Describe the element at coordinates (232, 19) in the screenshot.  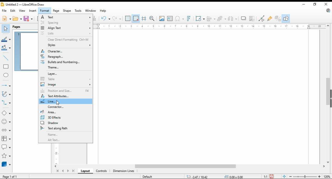
I see `select at least three objects to distribute` at that location.